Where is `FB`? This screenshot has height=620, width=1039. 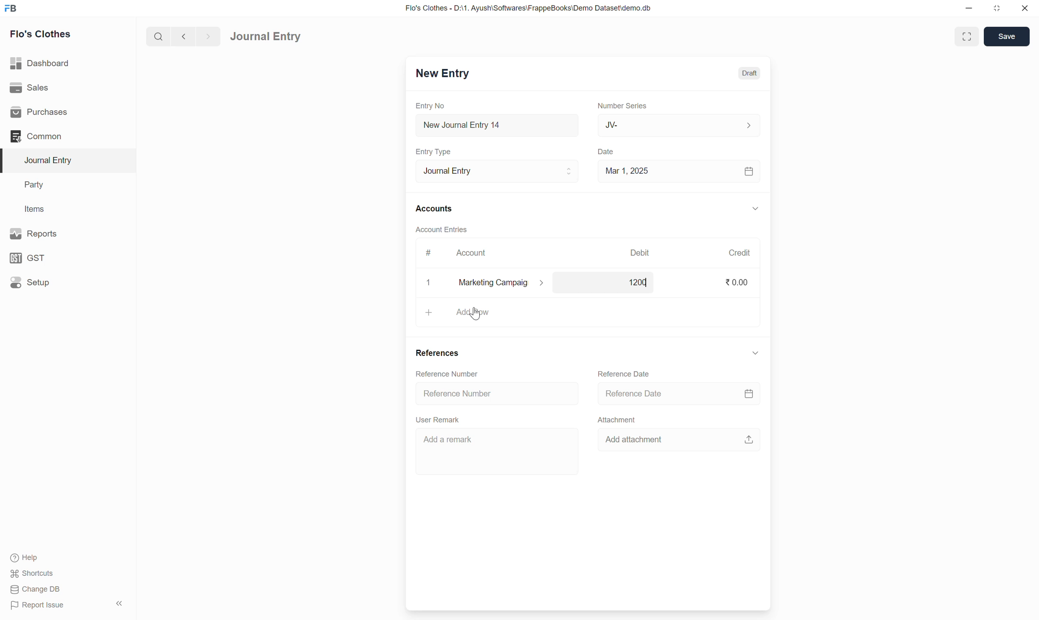 FB is located at coordinates (11, 8).